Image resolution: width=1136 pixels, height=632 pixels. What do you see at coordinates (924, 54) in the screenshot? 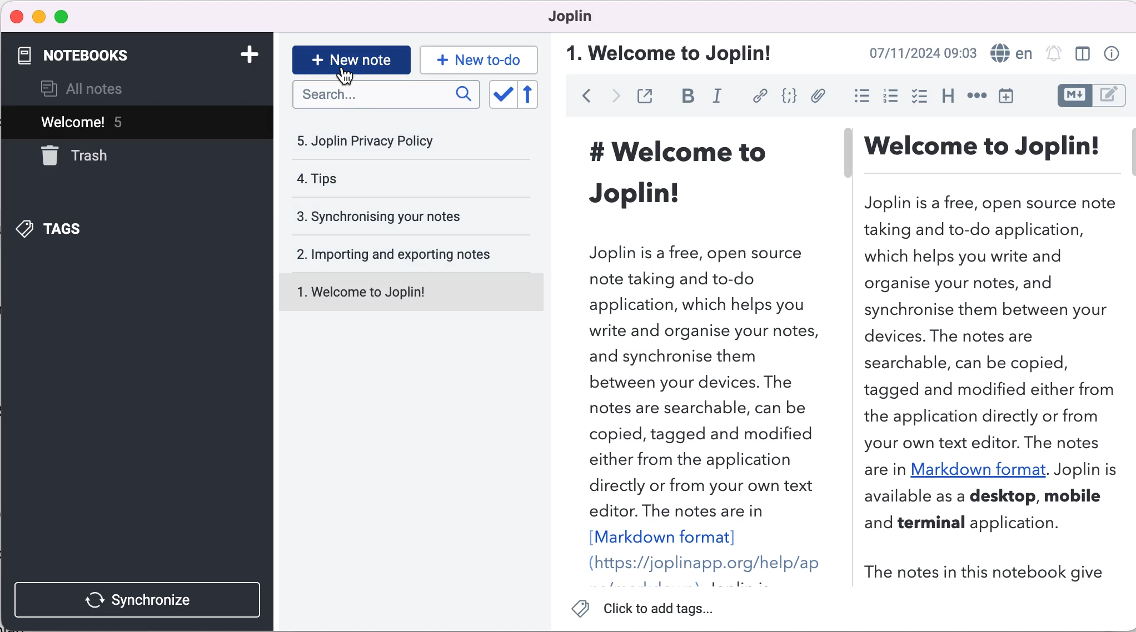
I see `time and date` at bounding box center [924, 54].